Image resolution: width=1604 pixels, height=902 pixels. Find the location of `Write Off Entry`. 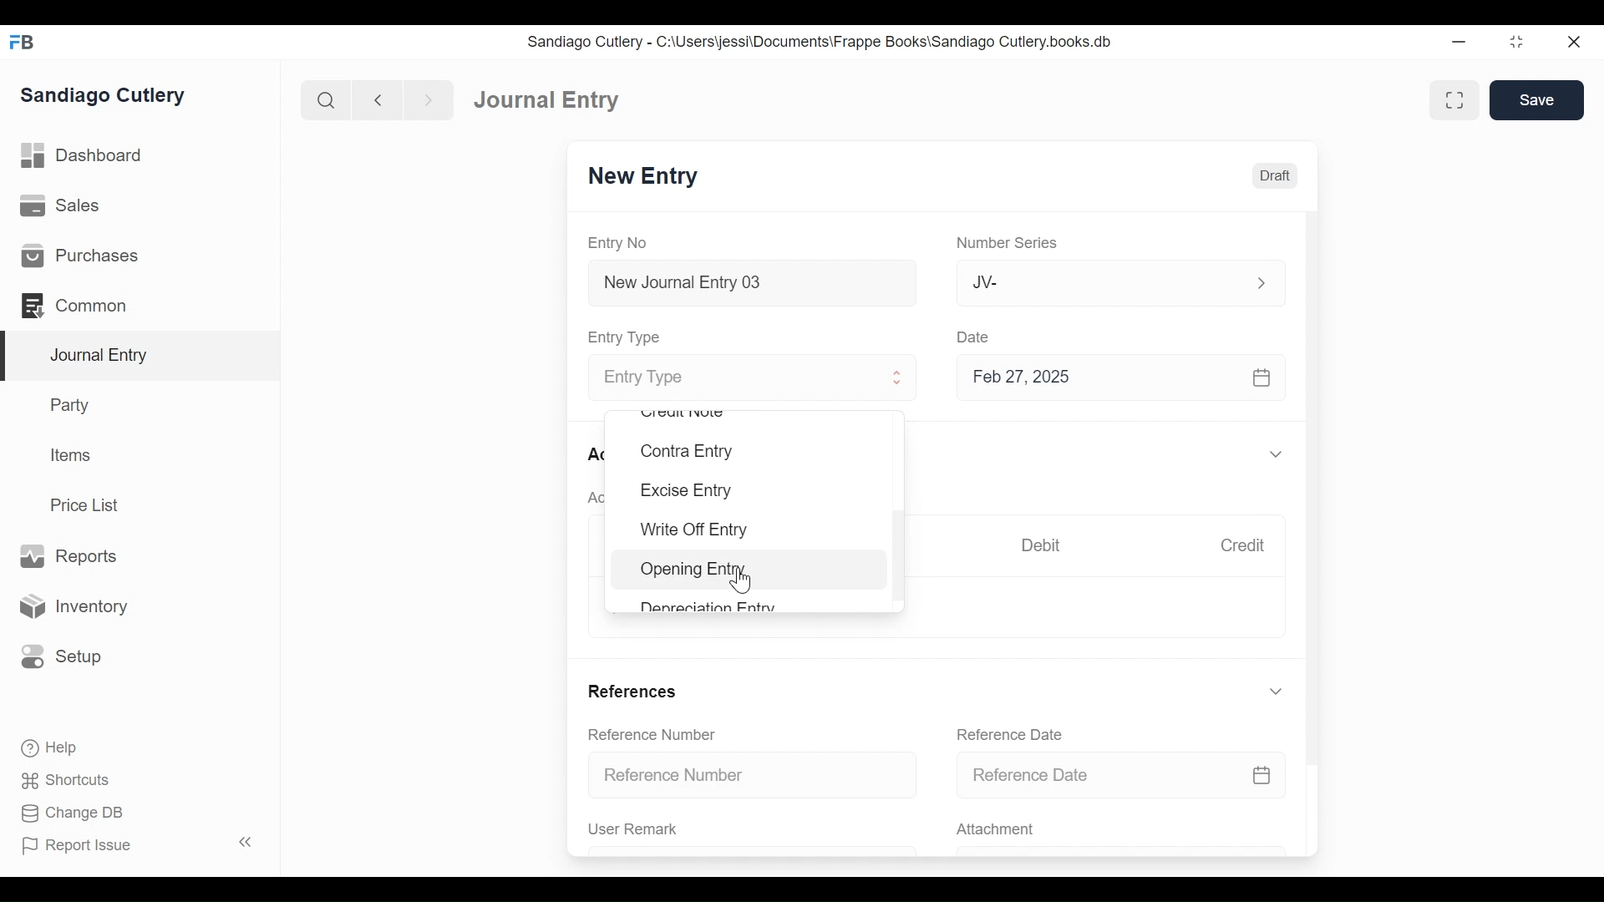

Write Off Entry is located at coordinates (697, 531).